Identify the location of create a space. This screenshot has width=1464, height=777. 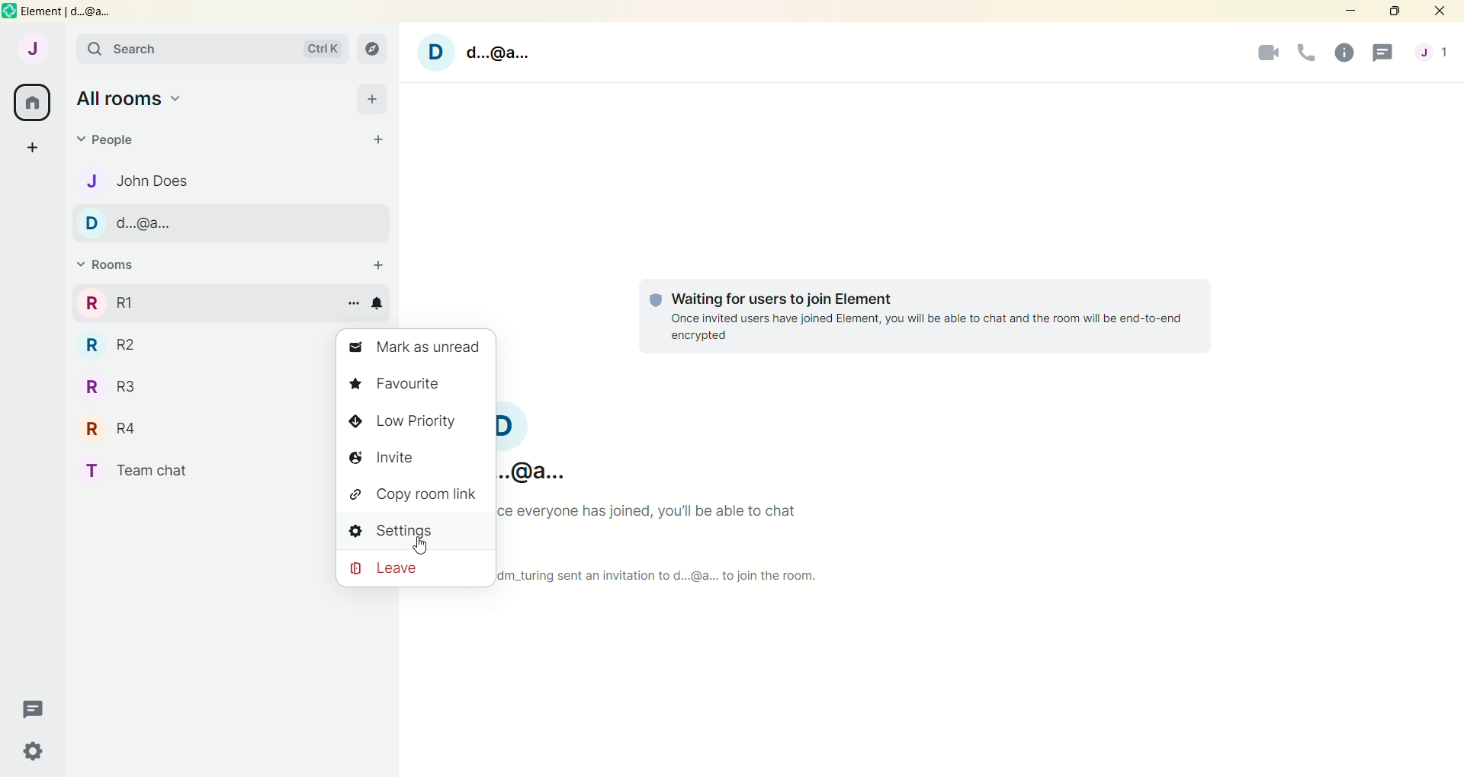
(33, 149).